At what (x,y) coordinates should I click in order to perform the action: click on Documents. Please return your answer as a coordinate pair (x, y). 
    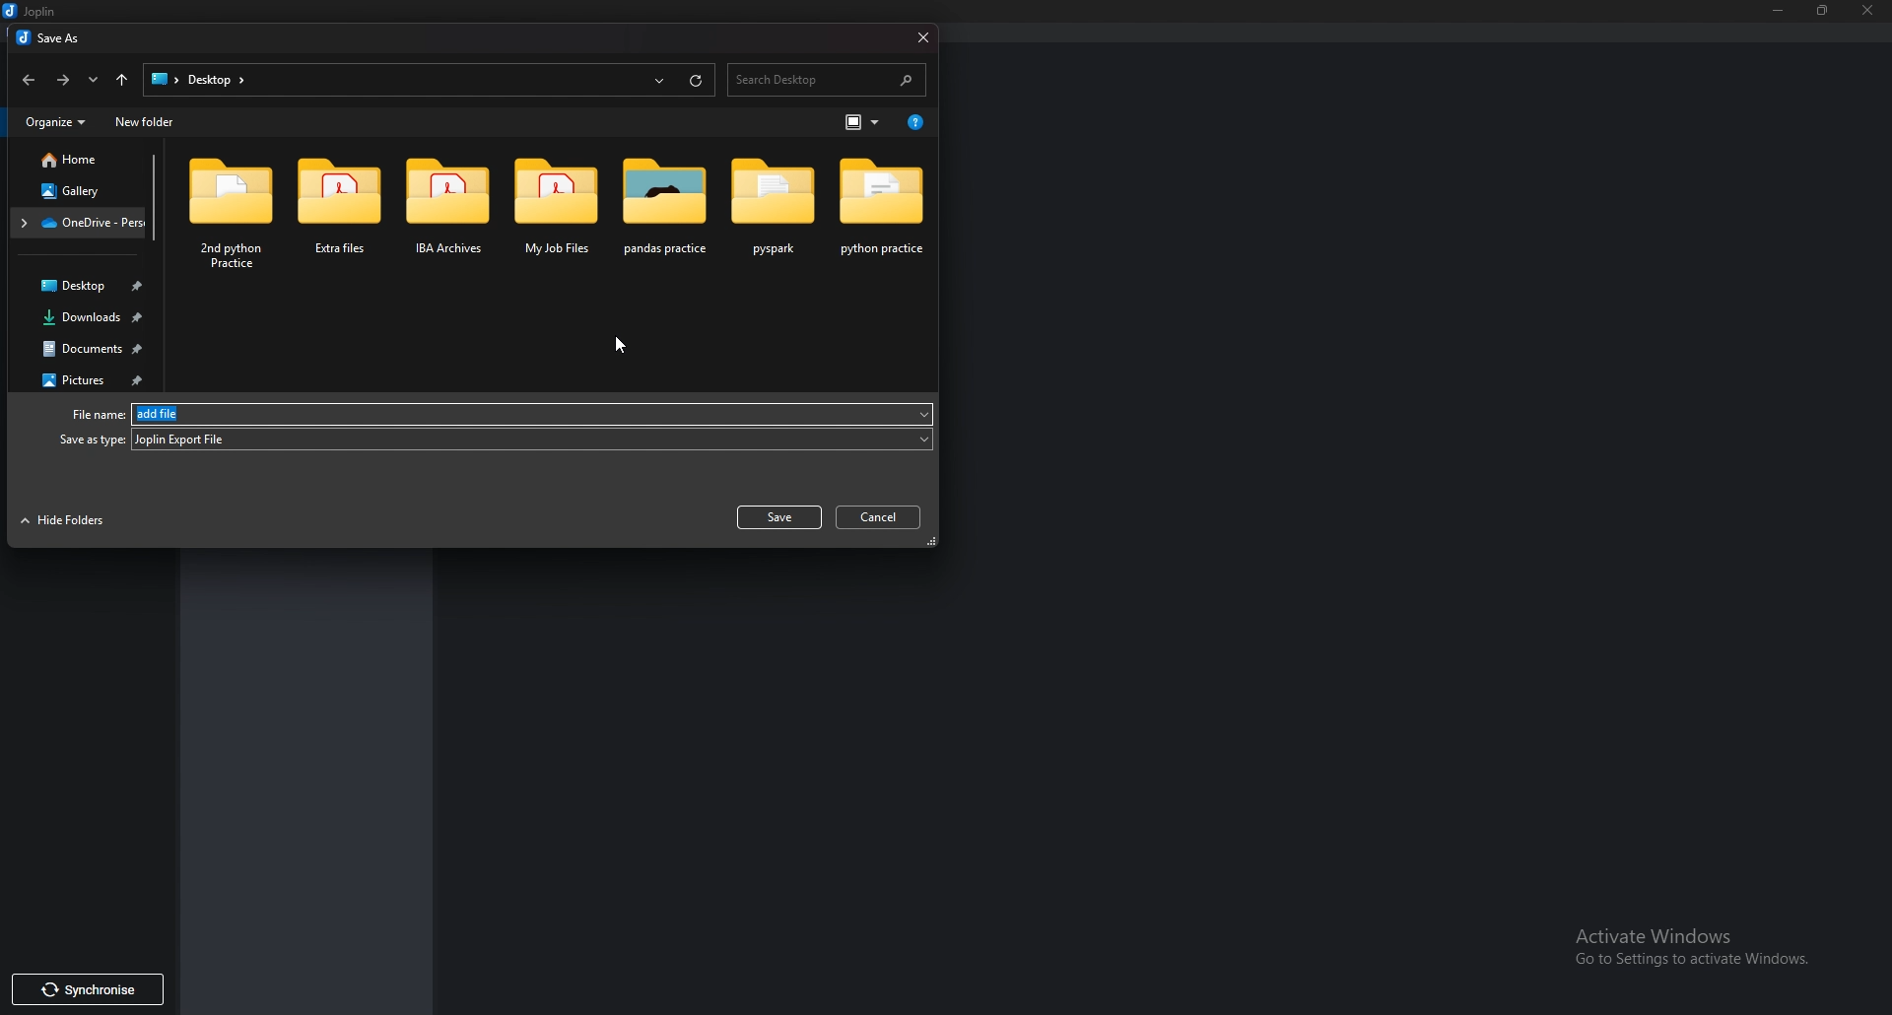
    Looking at the image, I should click on (86, 349).